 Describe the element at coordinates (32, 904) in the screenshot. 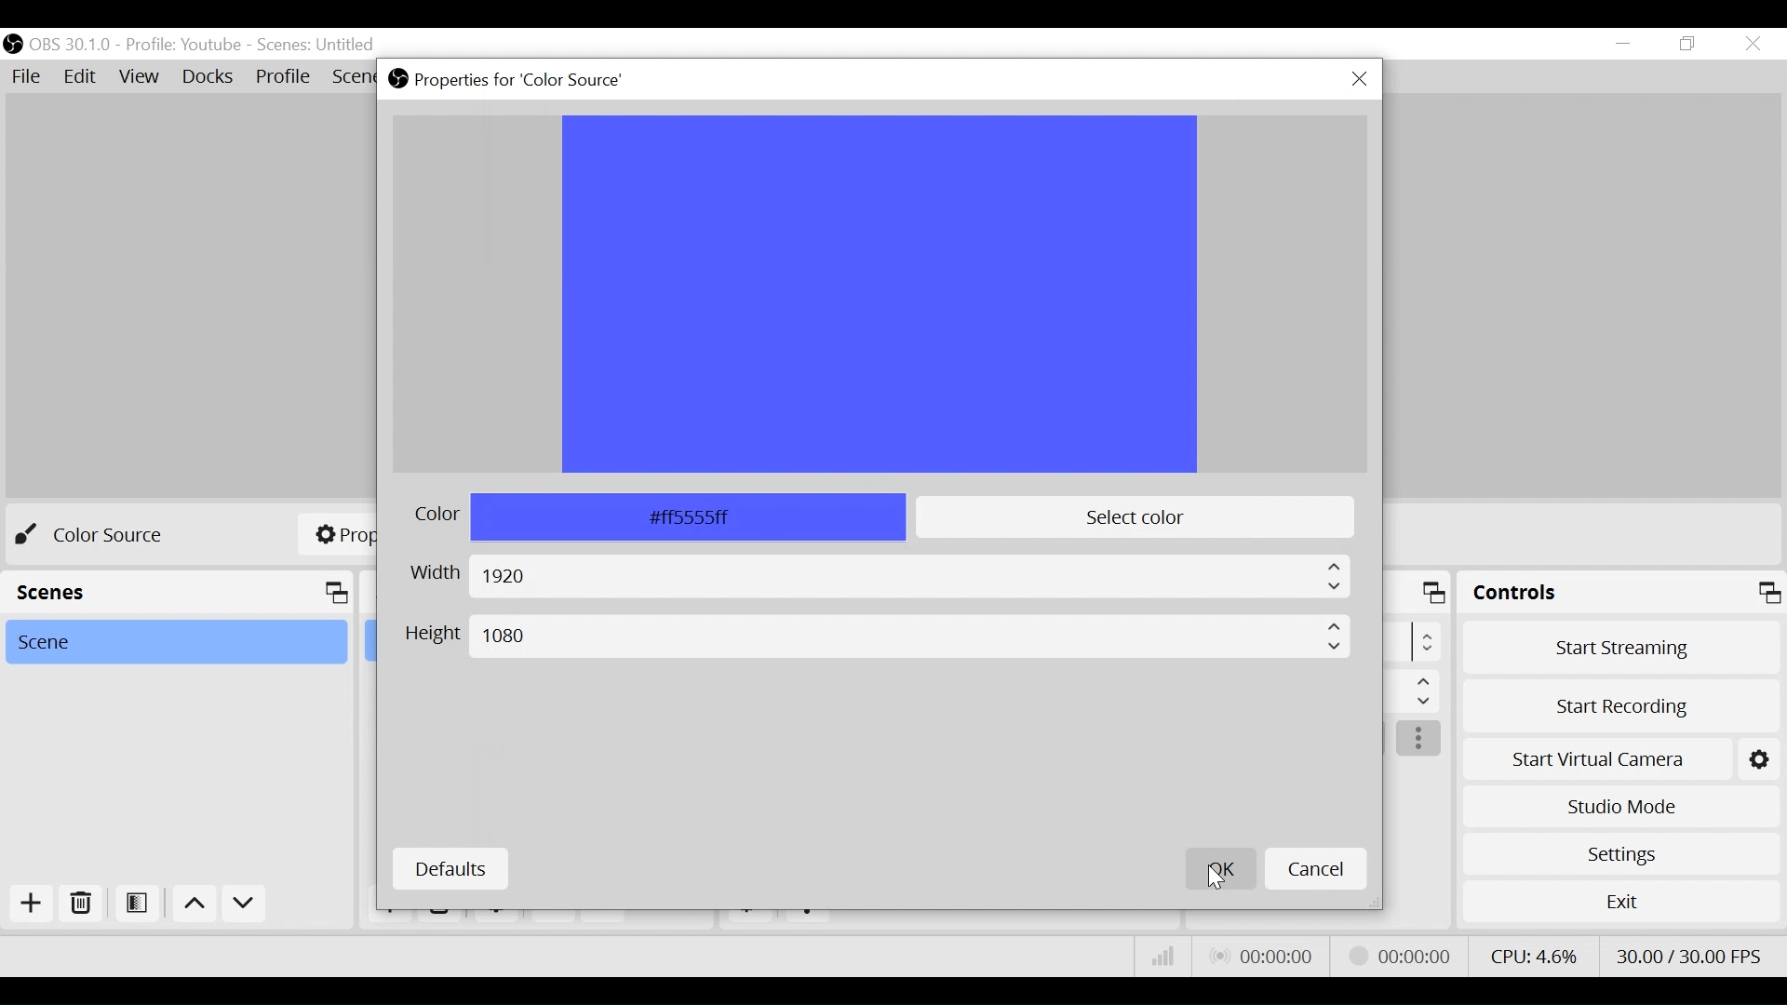

I see `Add` at that location.